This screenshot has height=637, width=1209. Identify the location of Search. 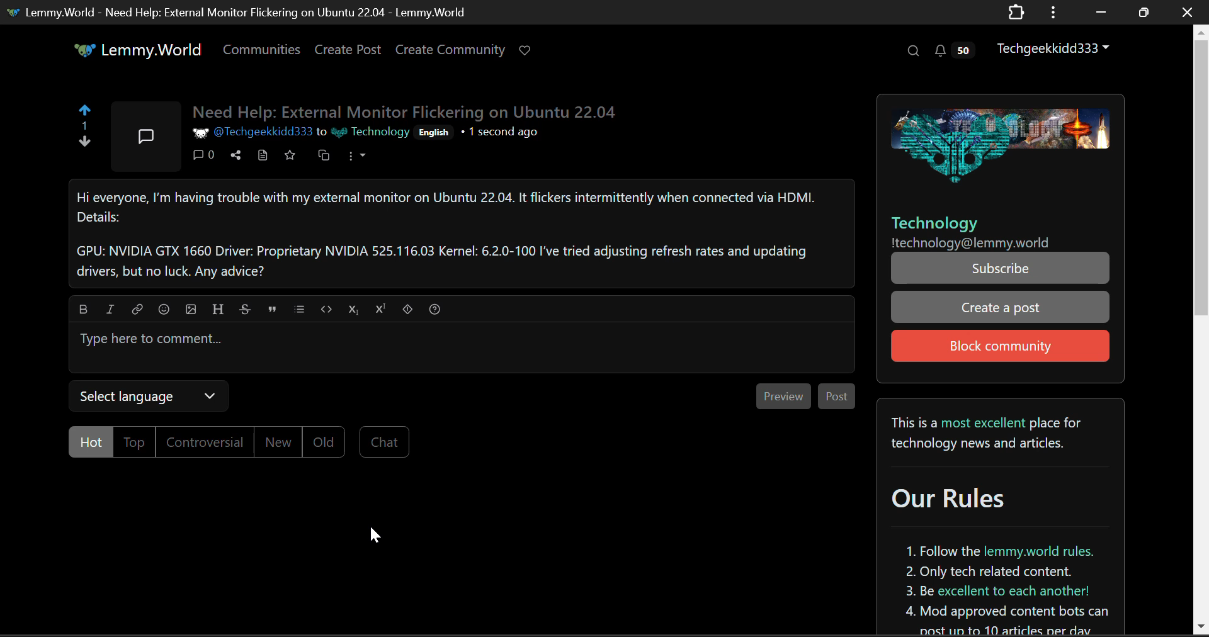
(912, 50).